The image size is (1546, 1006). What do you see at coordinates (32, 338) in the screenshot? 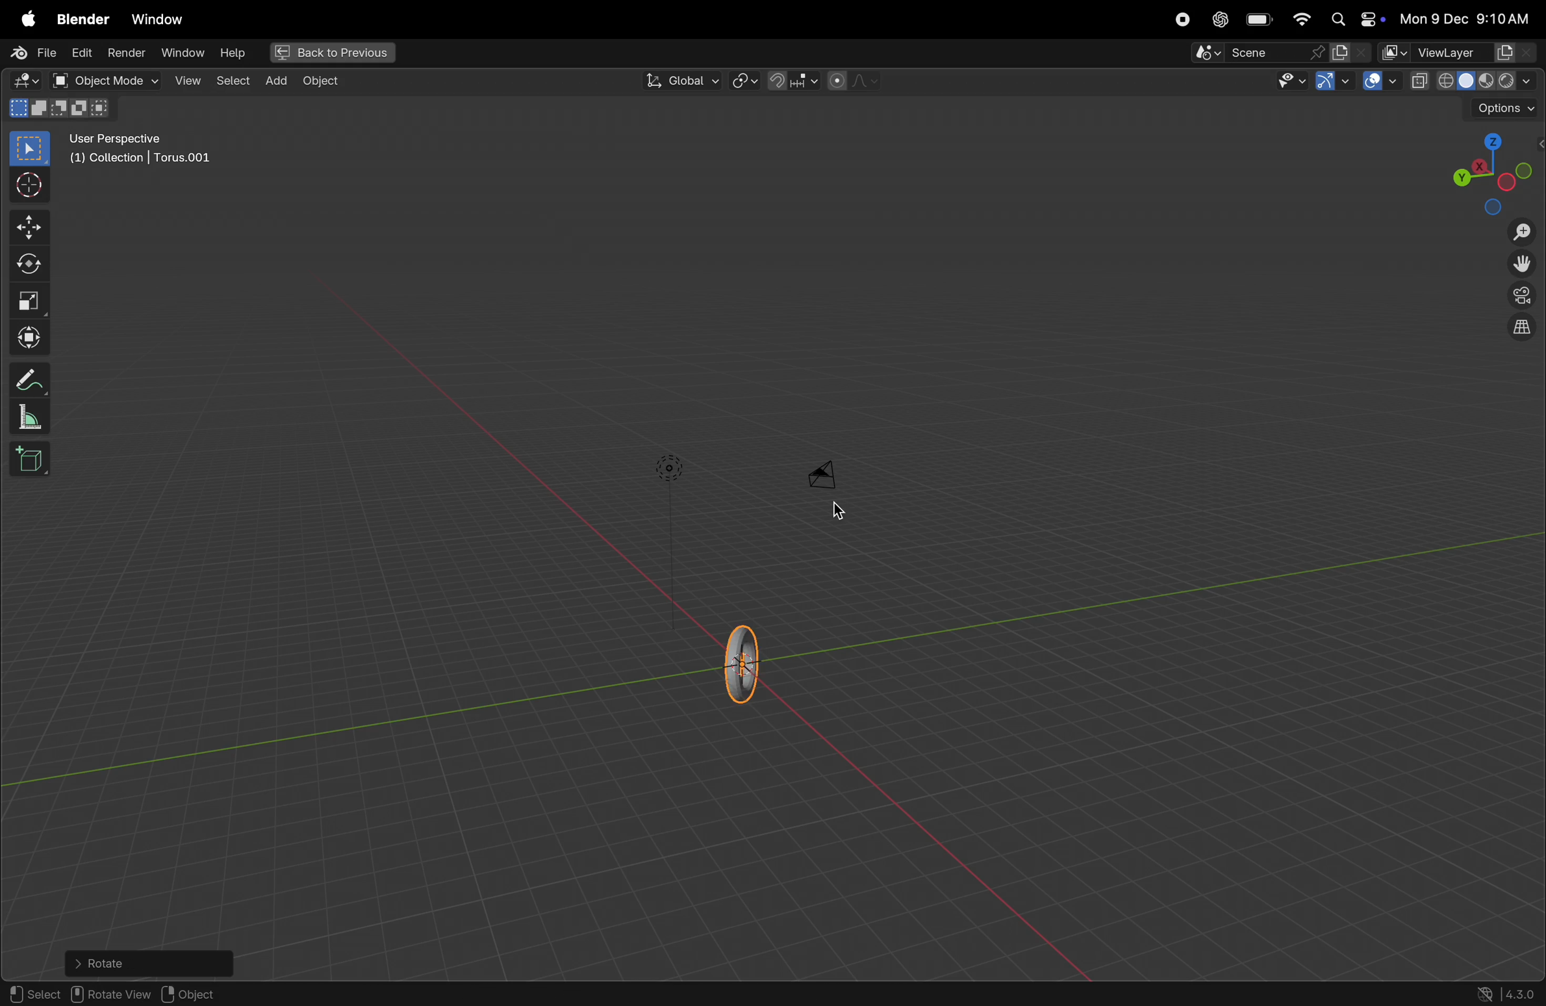
I see `transform` at bounding box center [32, 338].